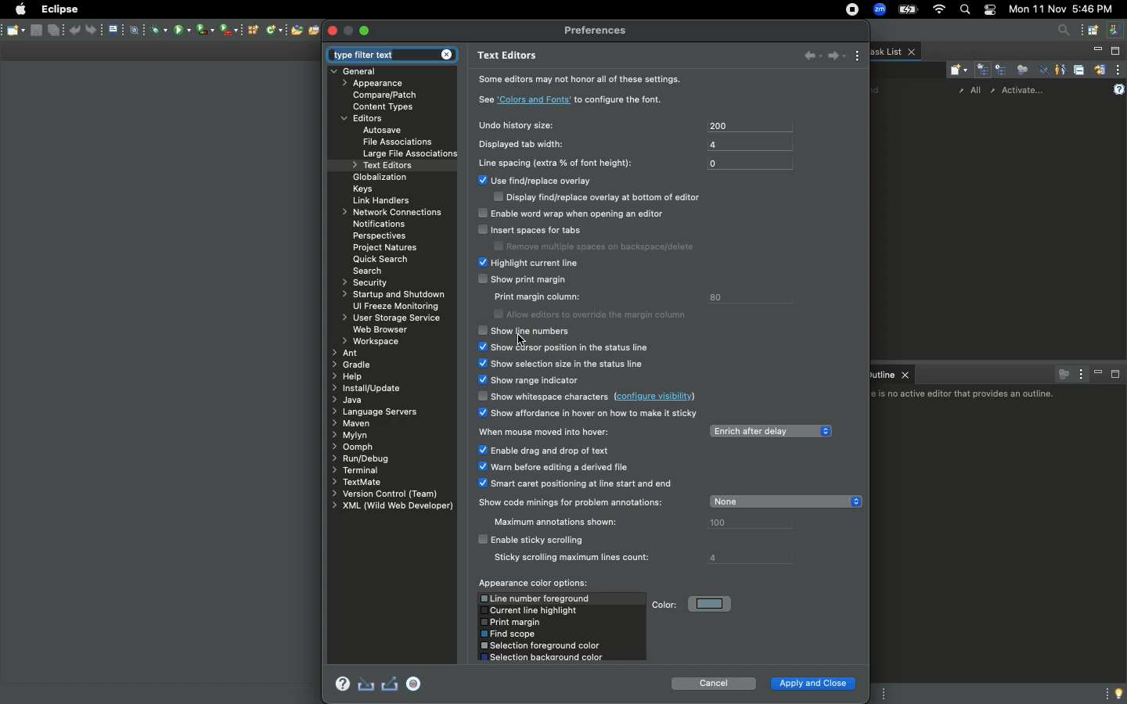 The height and width of the screenshot is (704, 1127). I want to click on Keys, so click(363, 189).